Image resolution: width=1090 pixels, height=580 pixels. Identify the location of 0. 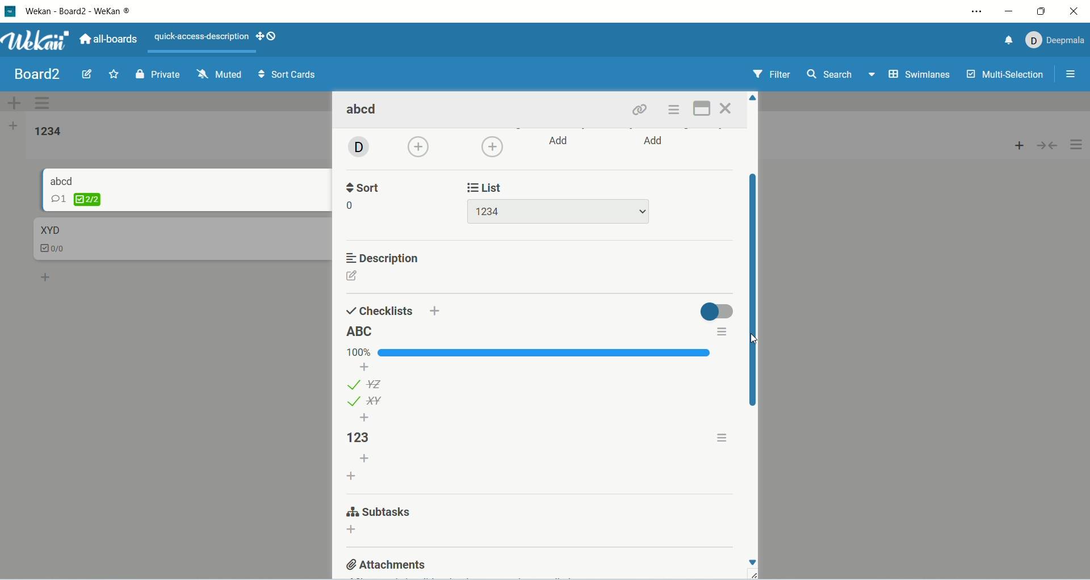
(353, 206).